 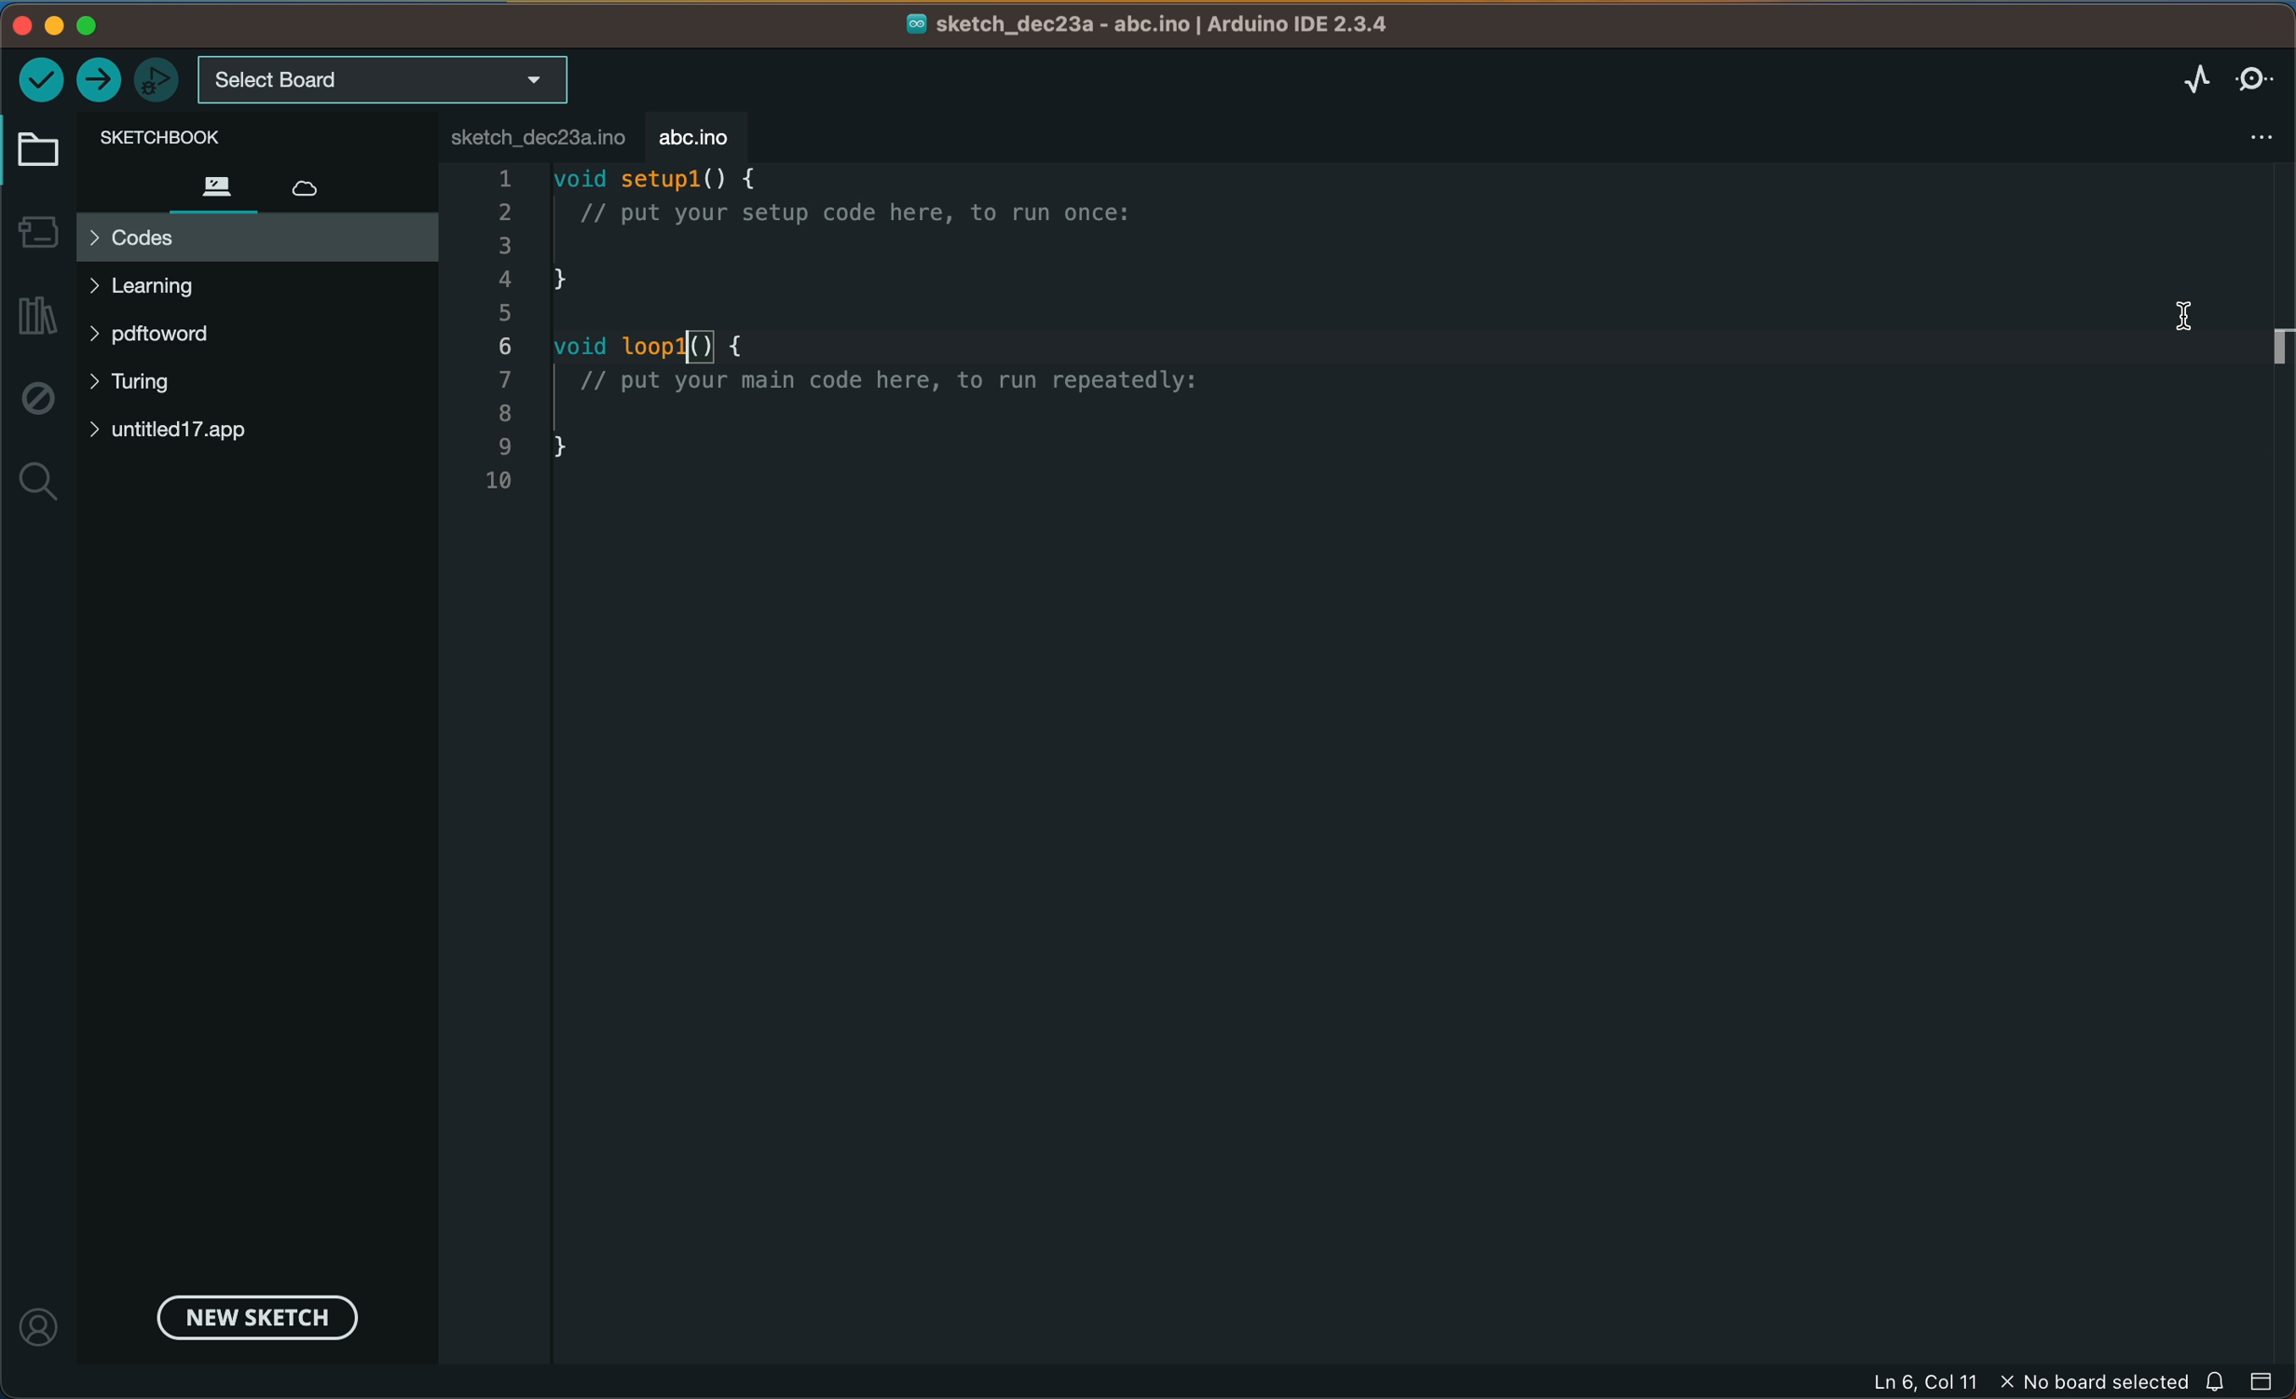 What do you see at coordinates (205, 185) in the screenshot?
I see `files` at bounding box center [205, 185].